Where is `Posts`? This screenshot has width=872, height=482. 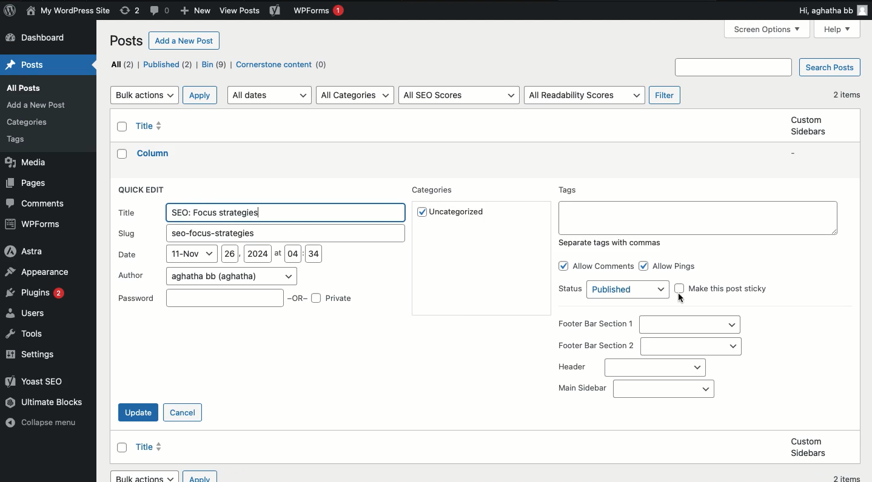
Posts is located at coordinates (29, 122).